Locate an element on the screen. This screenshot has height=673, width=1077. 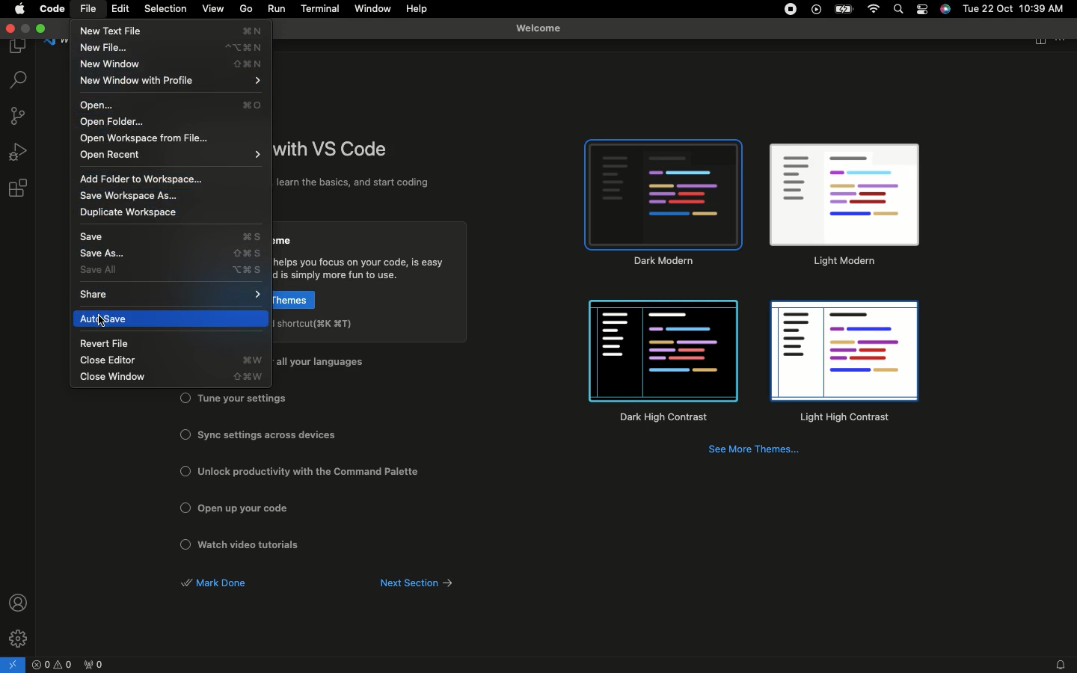
Mark done is located at coordinates (215, 583).